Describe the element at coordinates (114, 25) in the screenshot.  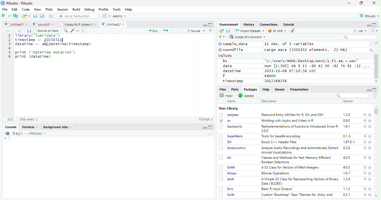
I see `Untitled2*` at that location.